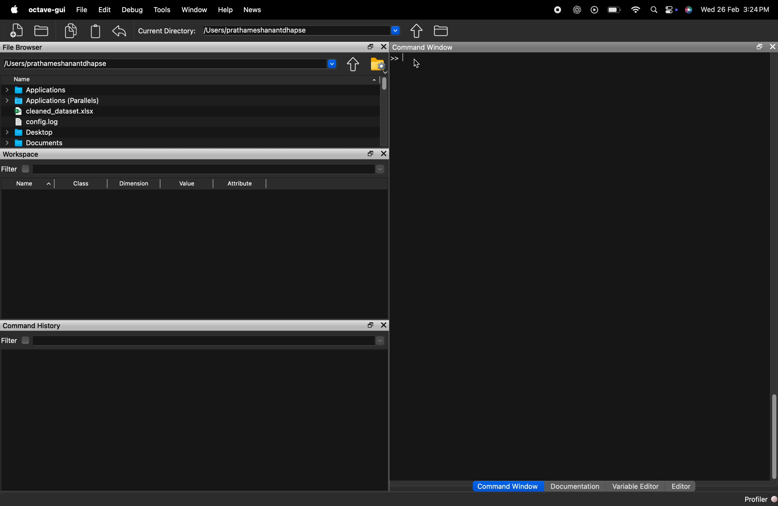 The height and width of the screenshot is (506, 778). What do you see at coordinates (163, 9) in the screenshot?
I see `Tools` at bounding box center [163, 9].